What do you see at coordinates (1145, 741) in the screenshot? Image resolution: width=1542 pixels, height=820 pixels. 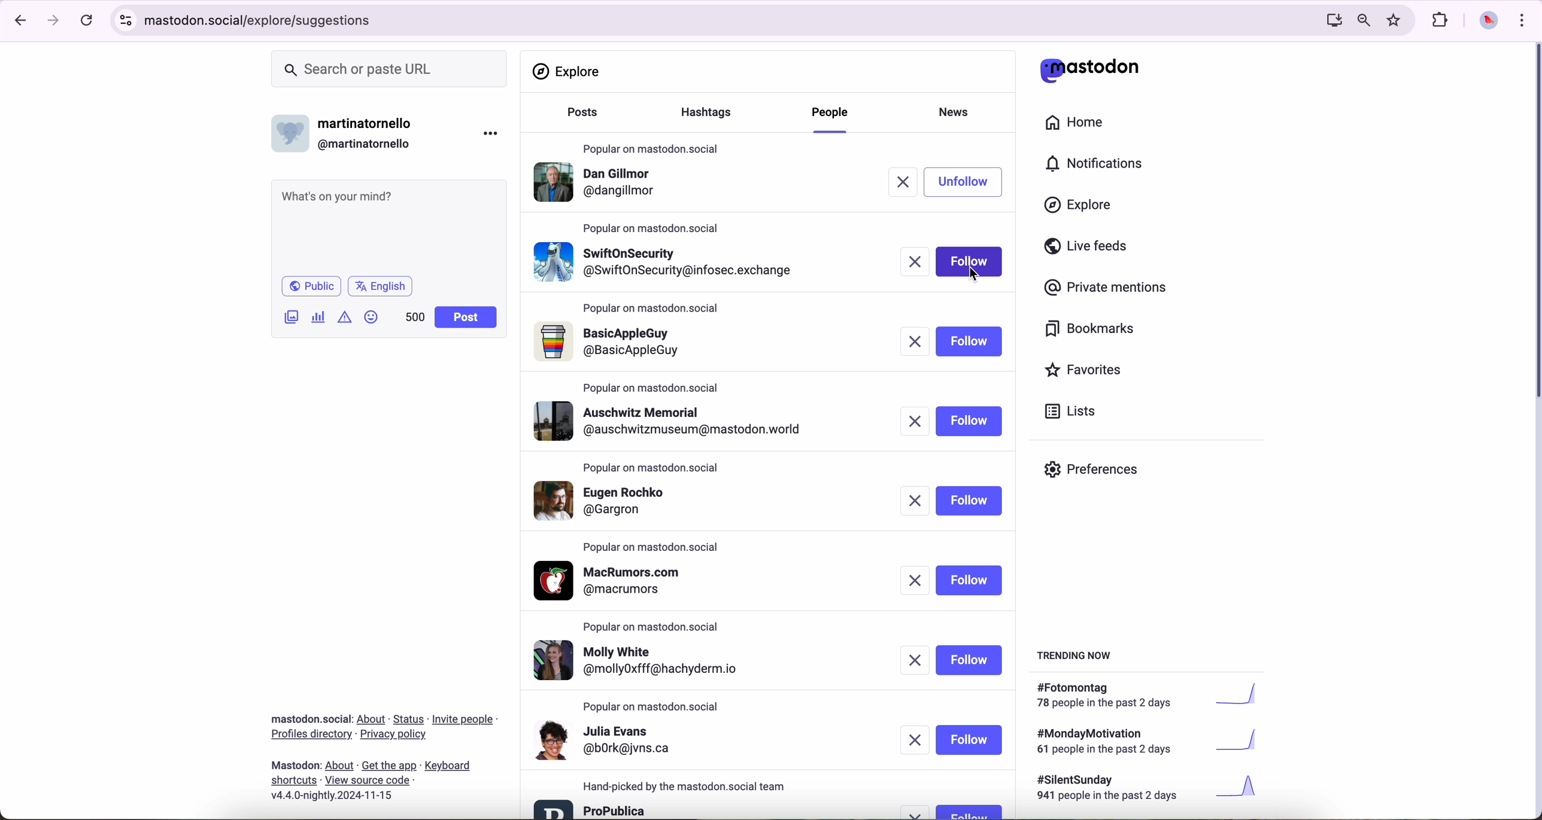 I see `#mondaymotivation` at bounding box center [1145, 741].